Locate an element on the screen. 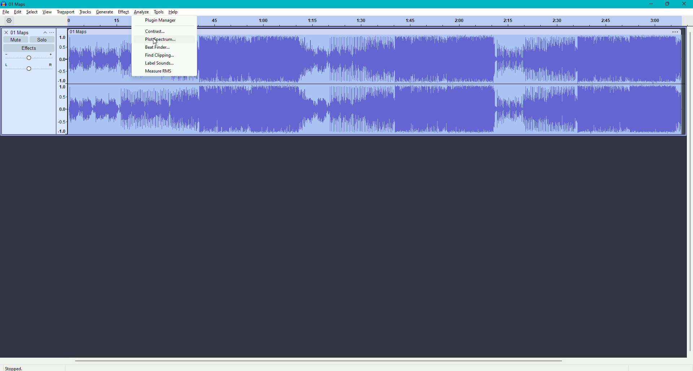 This screenshot has height=371, width=693. horizontal scrollbar is located at coordinates (318, 361).